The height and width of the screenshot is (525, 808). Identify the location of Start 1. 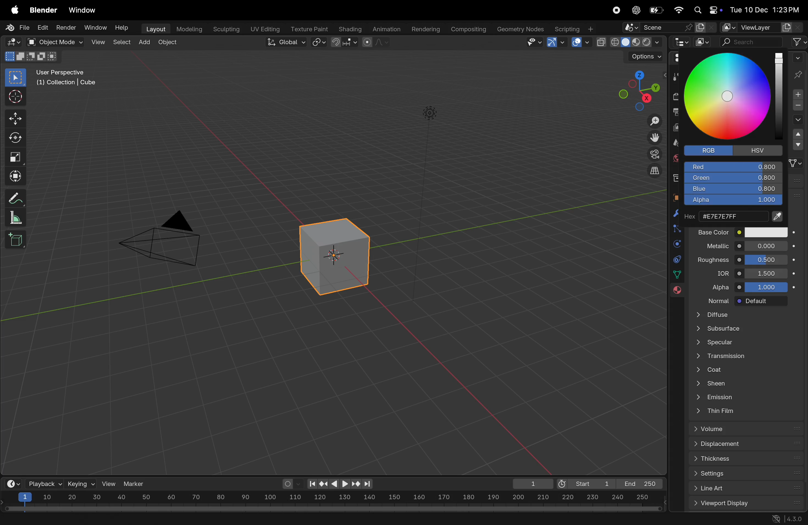
(585, 483).